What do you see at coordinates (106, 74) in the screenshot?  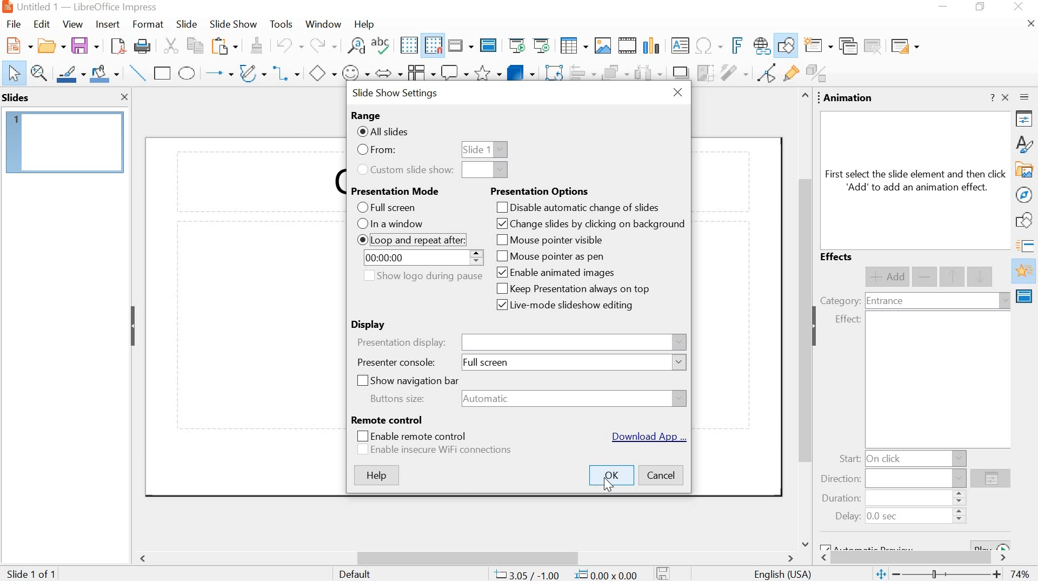 I see `fill color` at bounding box center [106, 74].